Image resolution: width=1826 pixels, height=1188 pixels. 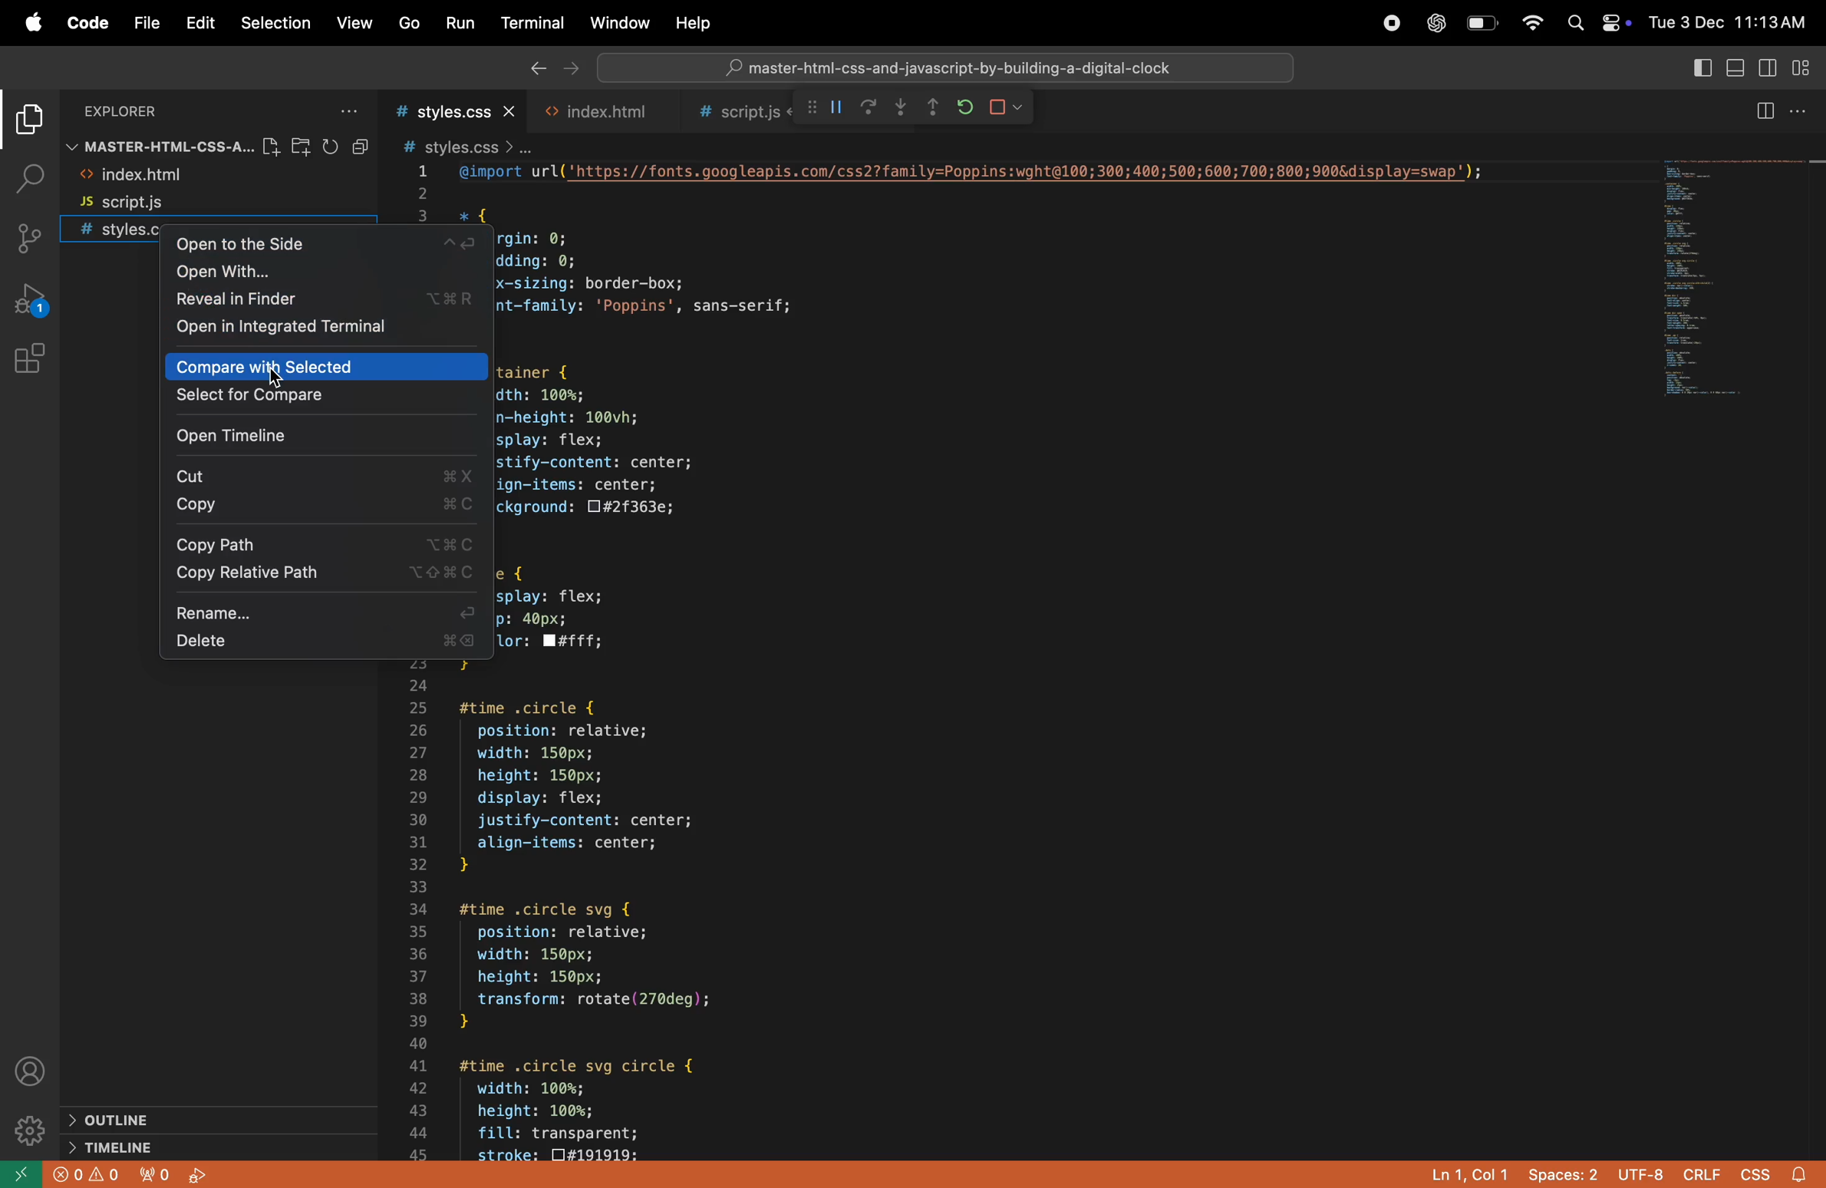 What do you see at coordinates (1593, 21) in the screenshot?
I see `apple widgets` at bounding box center [1593, 21].